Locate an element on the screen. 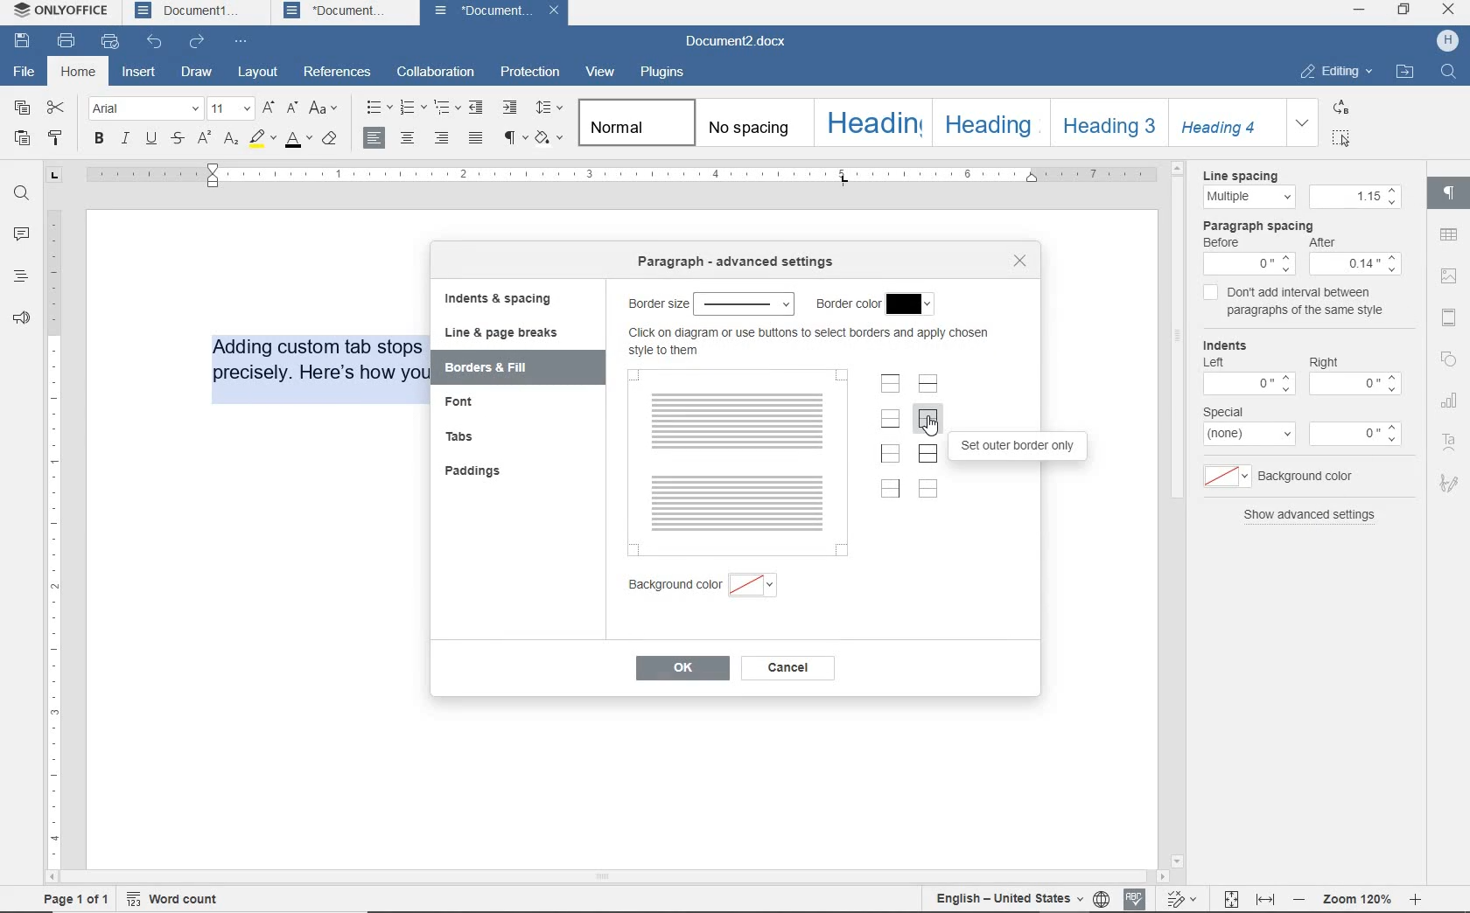 This screenshot has width=1470, height=913. font color is located at coordinates (298, 140).